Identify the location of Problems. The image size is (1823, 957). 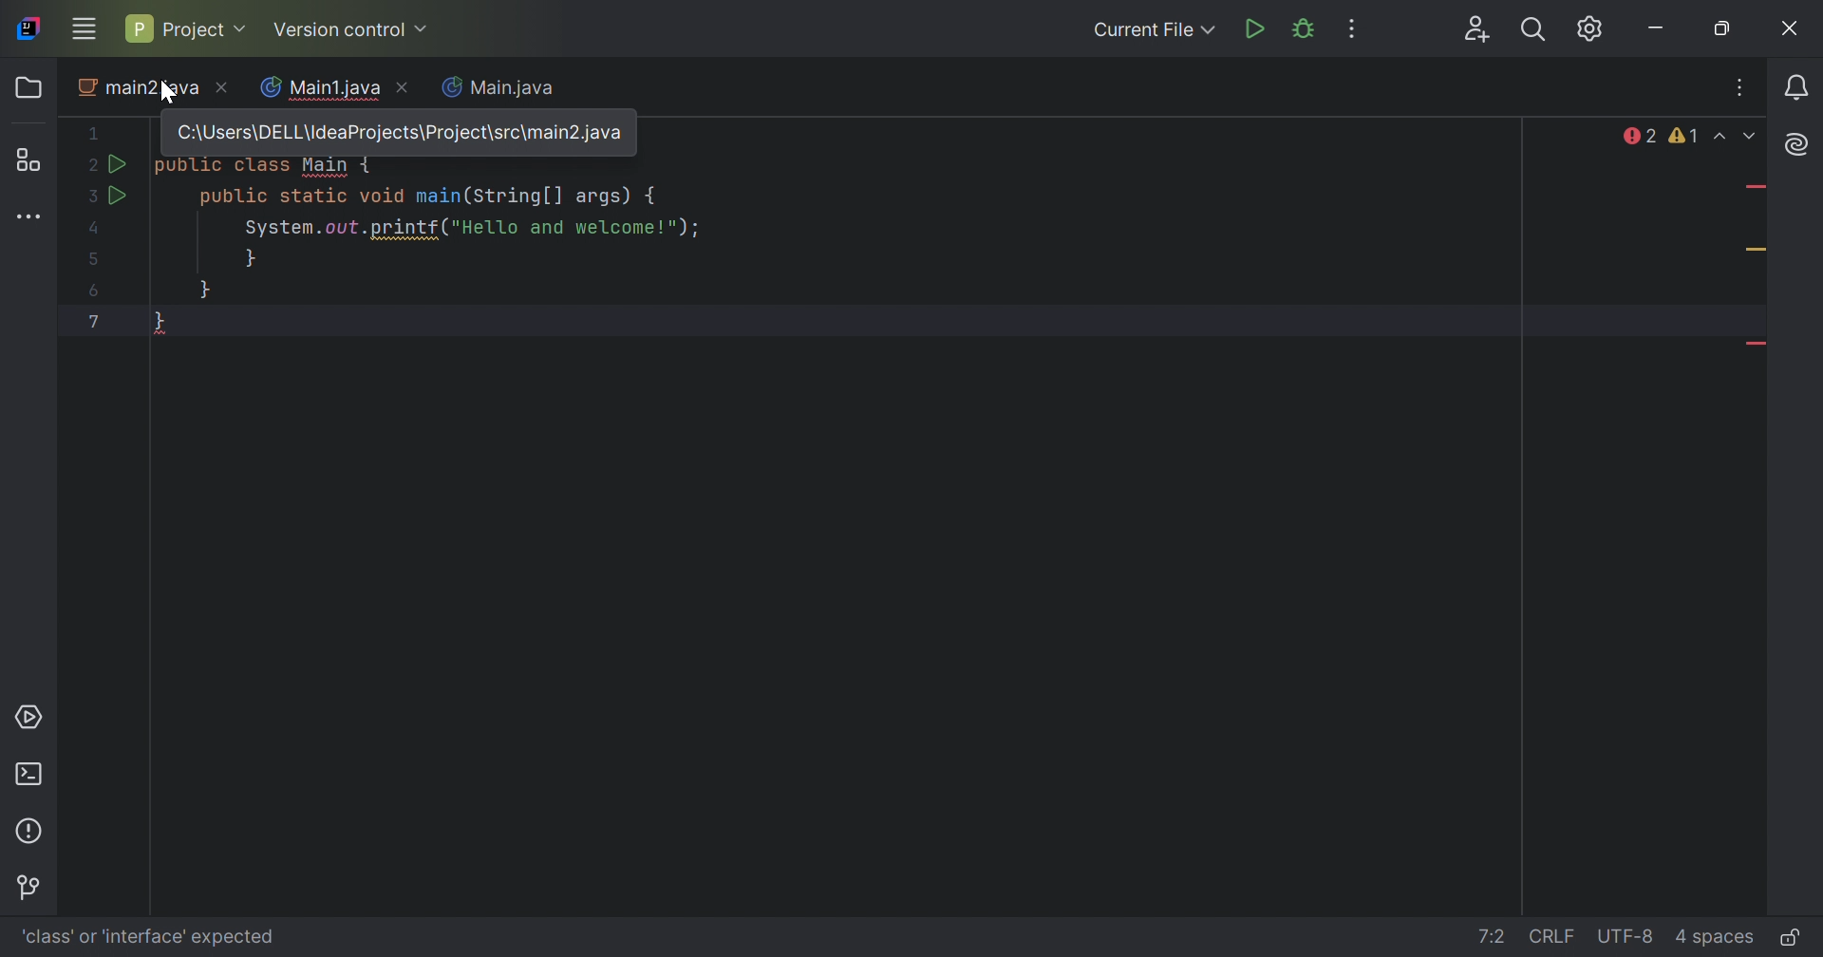
(31, 831).